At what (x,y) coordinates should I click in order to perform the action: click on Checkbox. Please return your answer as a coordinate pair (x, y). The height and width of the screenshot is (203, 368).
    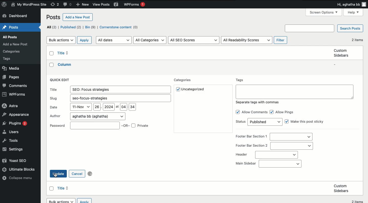
    Looking at the image, I should click on (287, 121).